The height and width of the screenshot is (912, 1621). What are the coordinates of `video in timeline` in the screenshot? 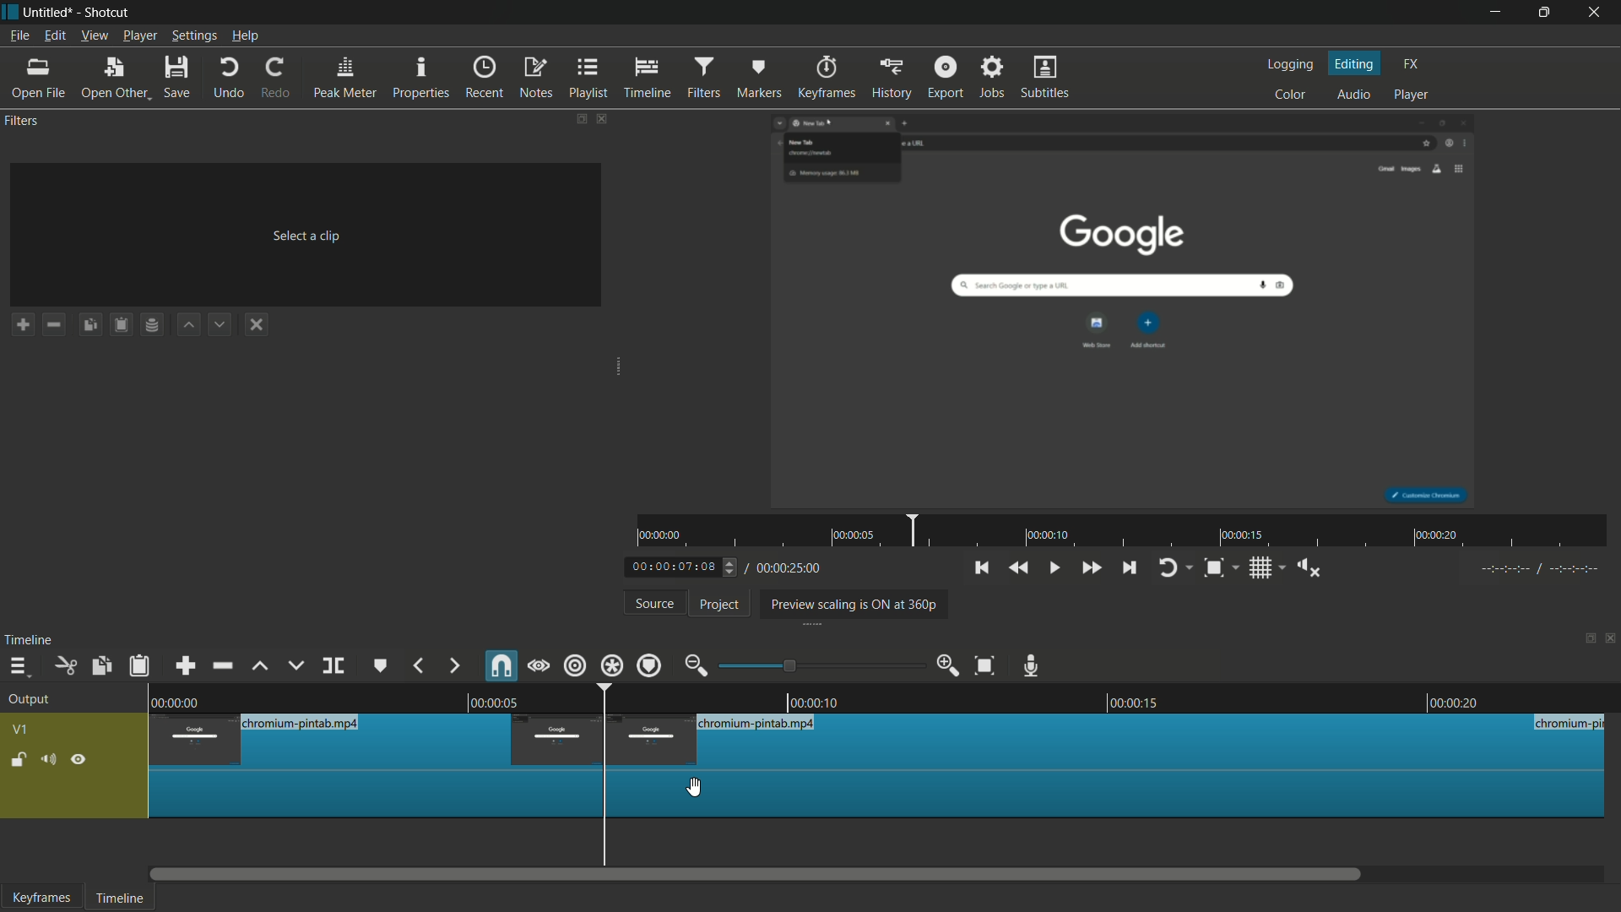 It's located at (877, 767).